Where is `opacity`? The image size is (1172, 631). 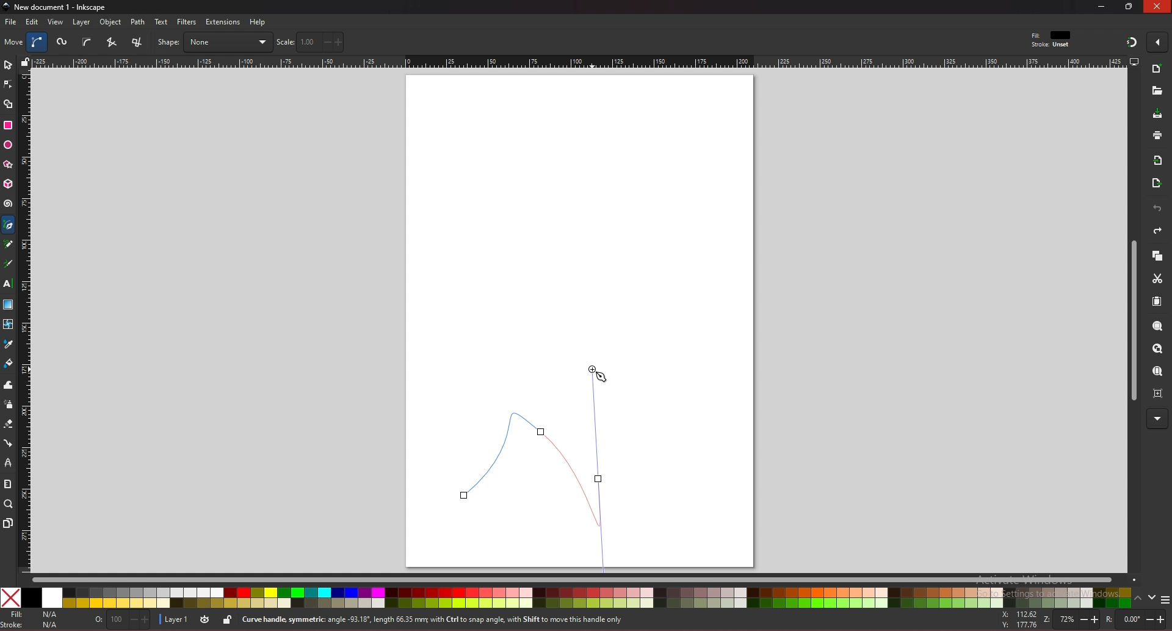 opacity is located at coordinates (124, 621).